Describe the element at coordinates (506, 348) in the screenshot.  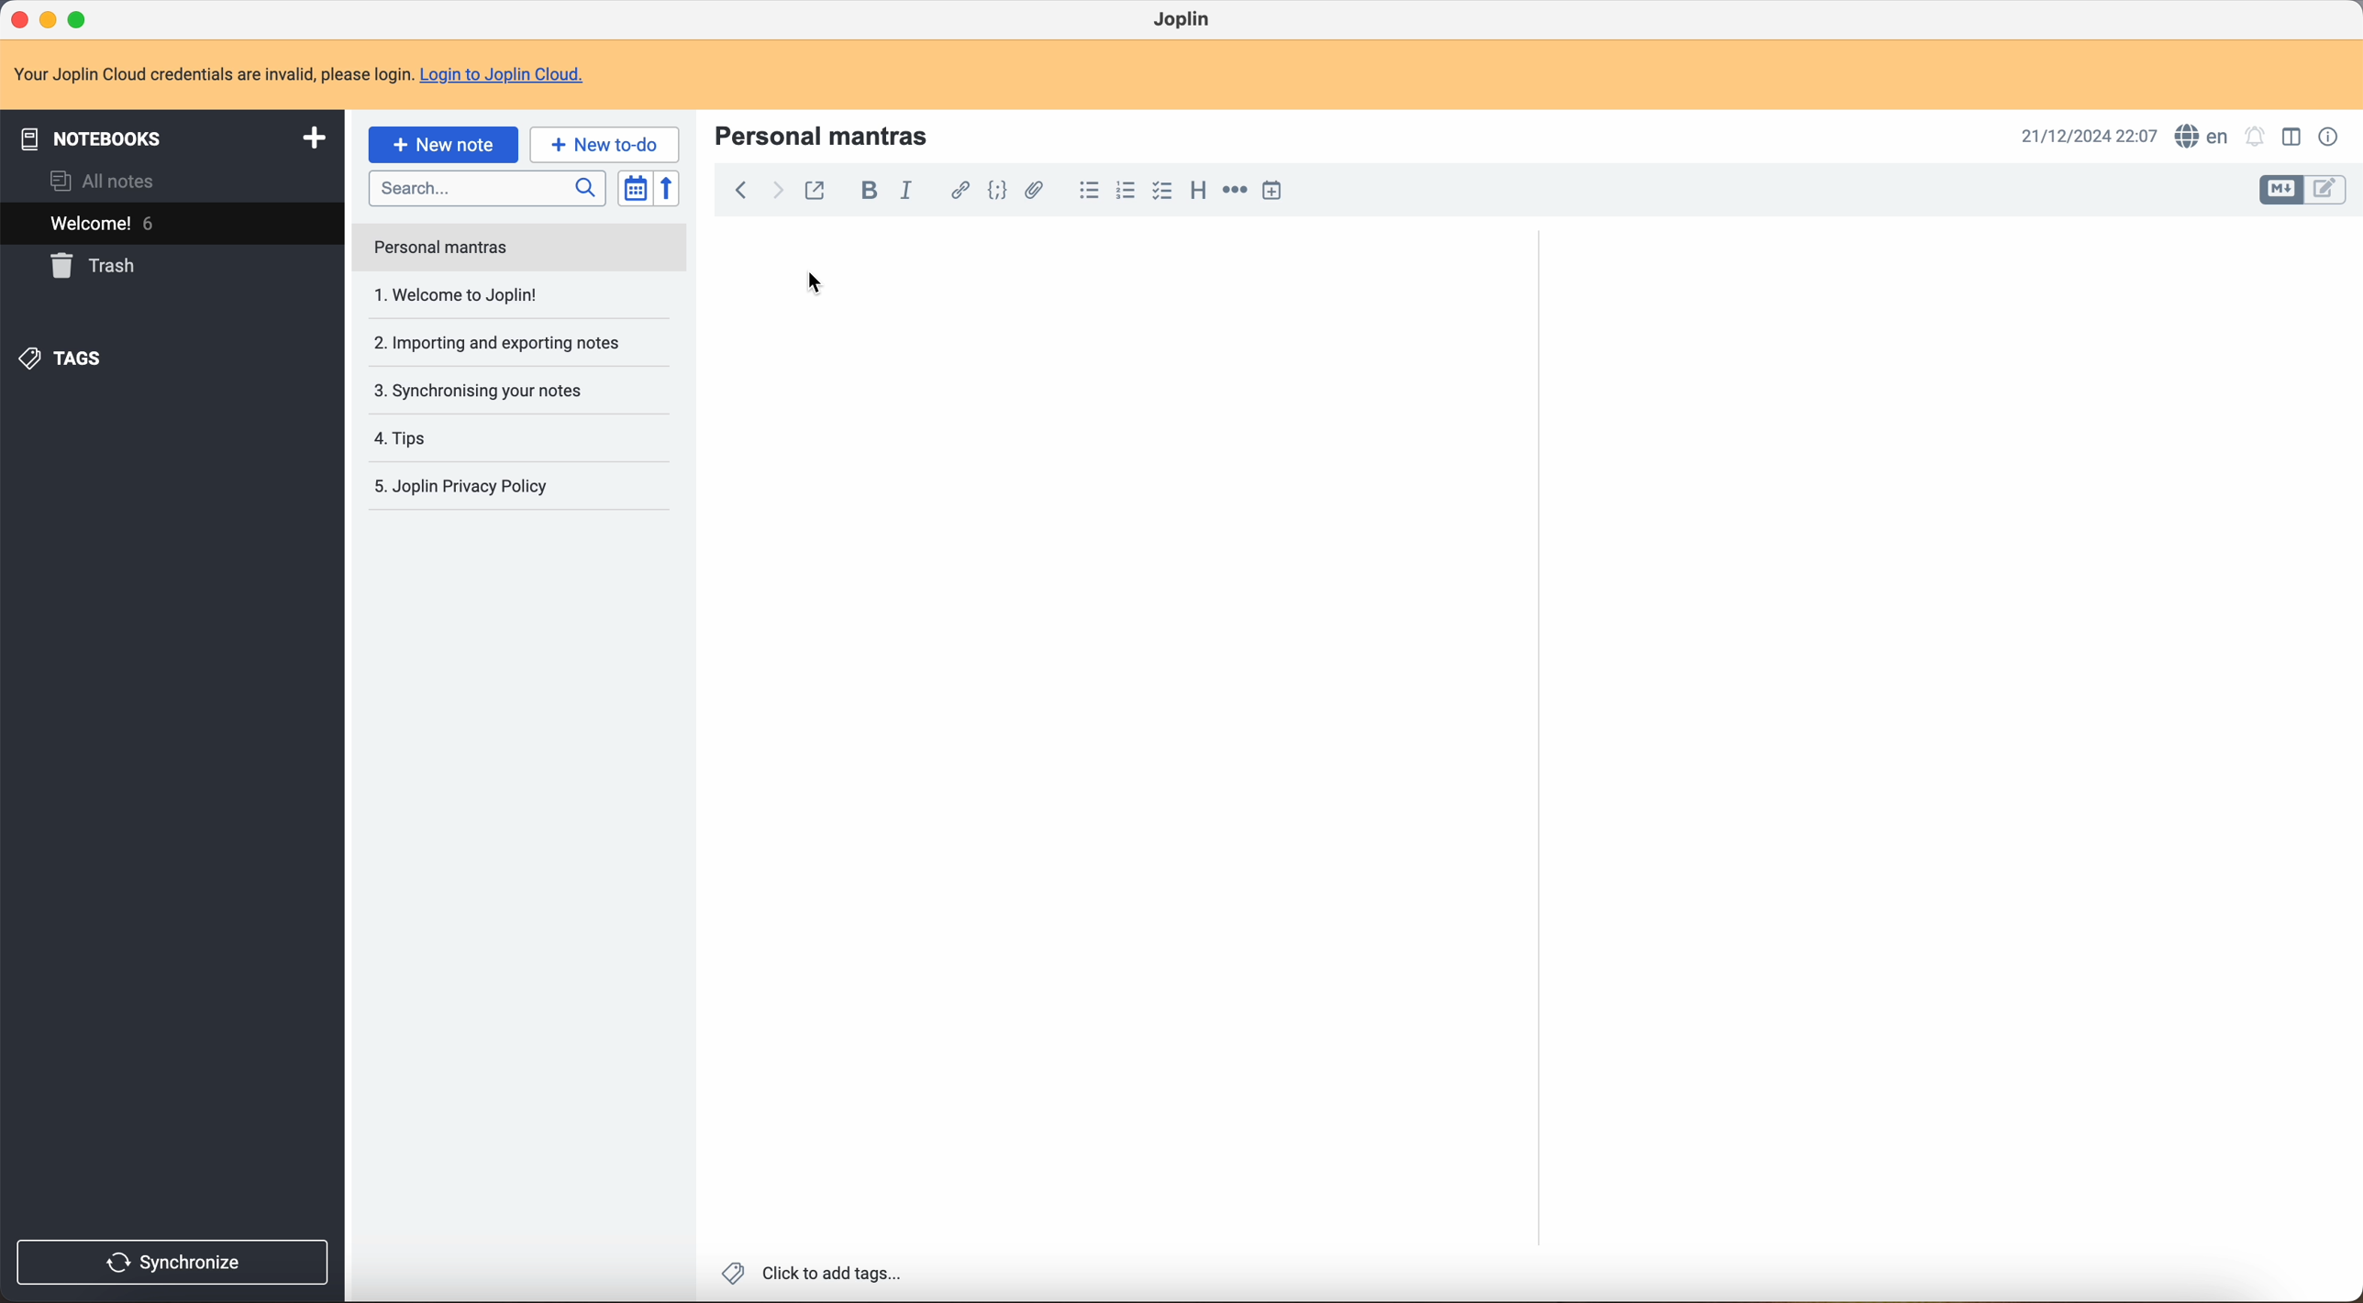
I see `synchronising your notes` at that location.